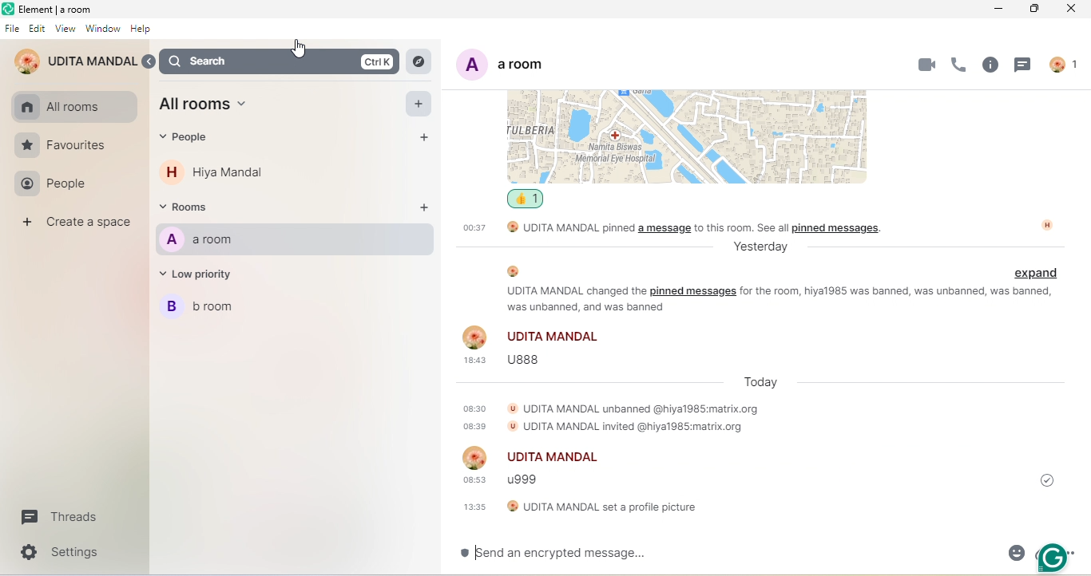 The width and height of the screenshot is (1091, 576). I want to click on Add All Rooms, so click(421, 105).